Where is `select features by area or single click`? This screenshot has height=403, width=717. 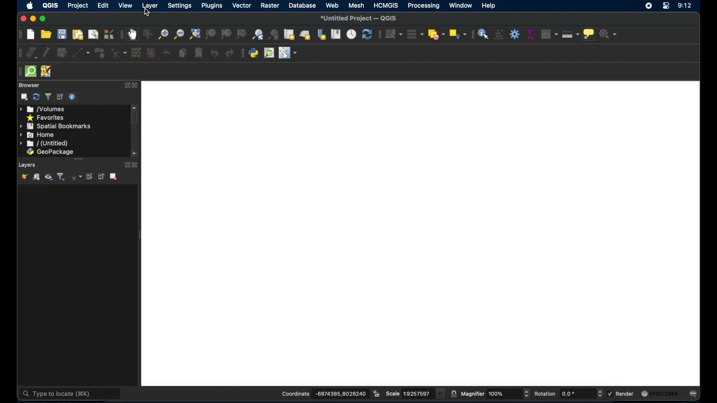
select features by area or single click is located at coordinates (394, 33).